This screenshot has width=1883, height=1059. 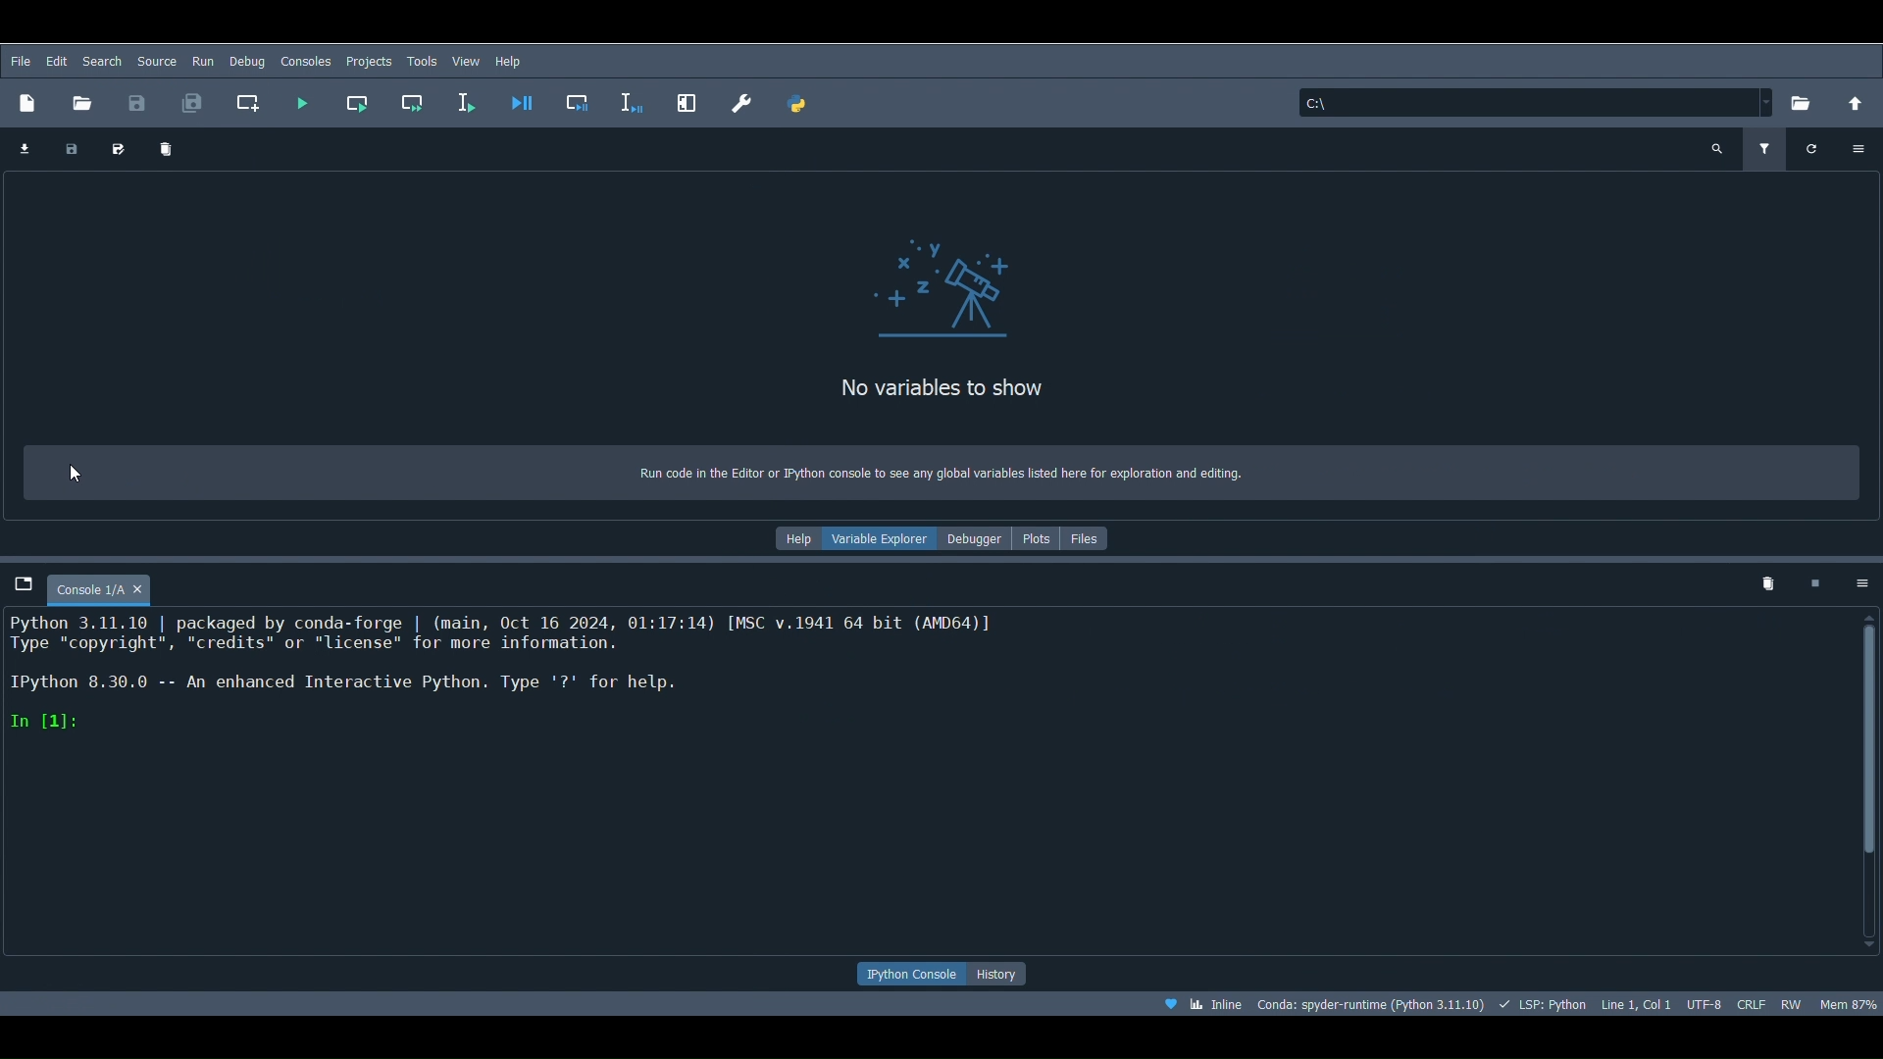 I want to click on Refresh variables (Ctrl + R), so click(x=1813, y=147).